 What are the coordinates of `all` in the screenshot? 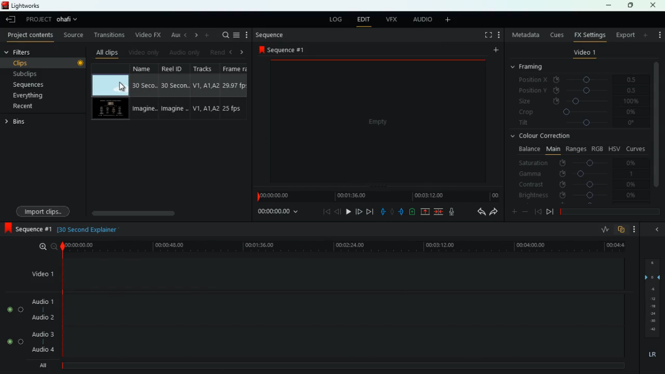 It's located at (47, 365).